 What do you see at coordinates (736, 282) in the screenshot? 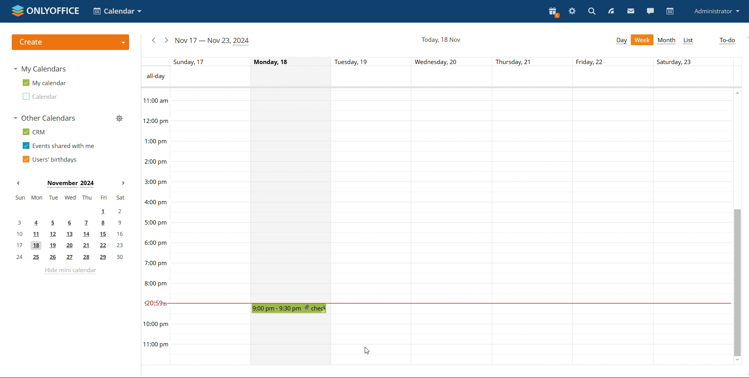
I see `scrollbar` at bounding box center [736, 282].